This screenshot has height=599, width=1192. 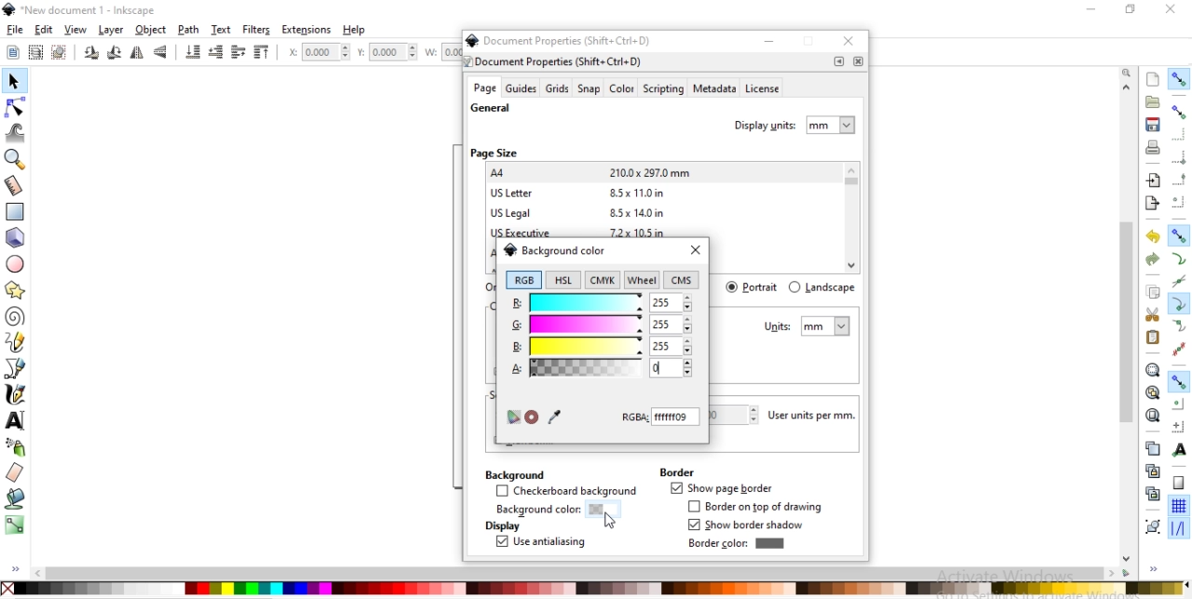 I want to click on create a duplicate, so click(x=1153, y=449).